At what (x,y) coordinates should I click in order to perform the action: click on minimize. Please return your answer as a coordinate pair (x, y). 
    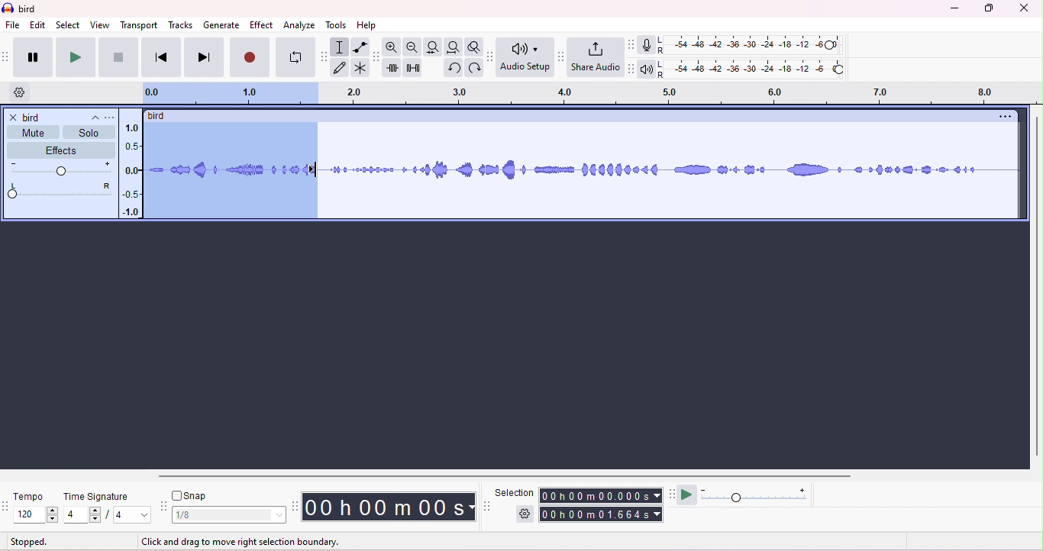
    Looking at the image, I should click on (952, 10).